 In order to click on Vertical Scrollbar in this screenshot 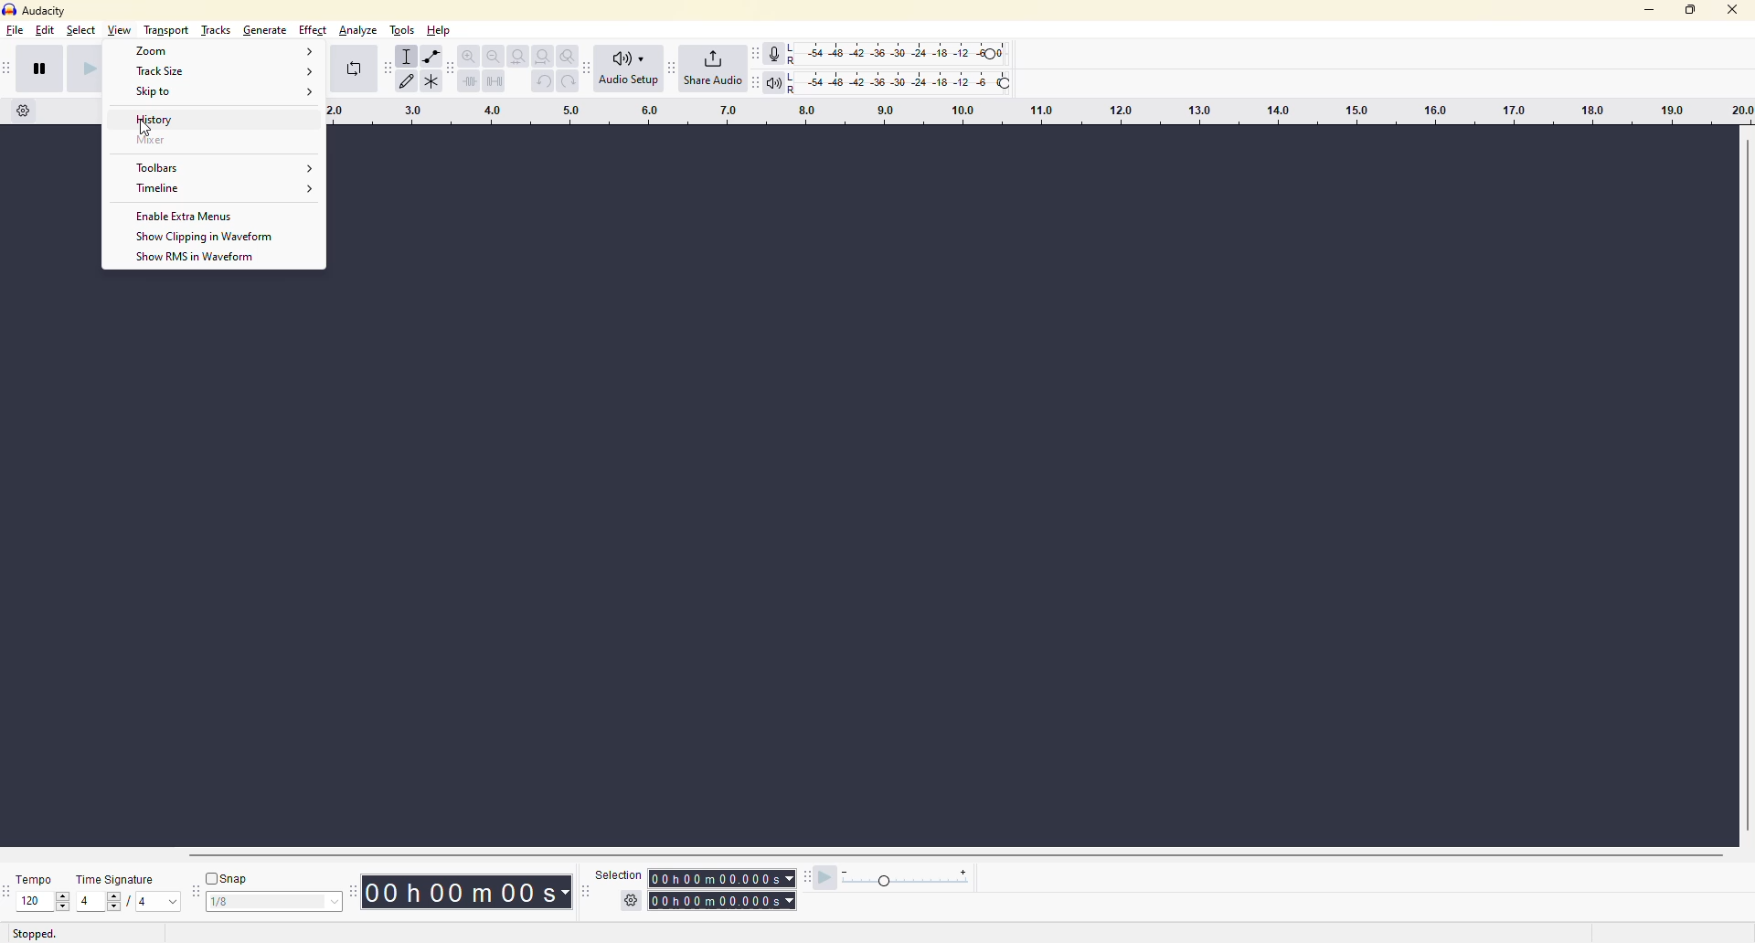, I will do `click(1744, 481)`.